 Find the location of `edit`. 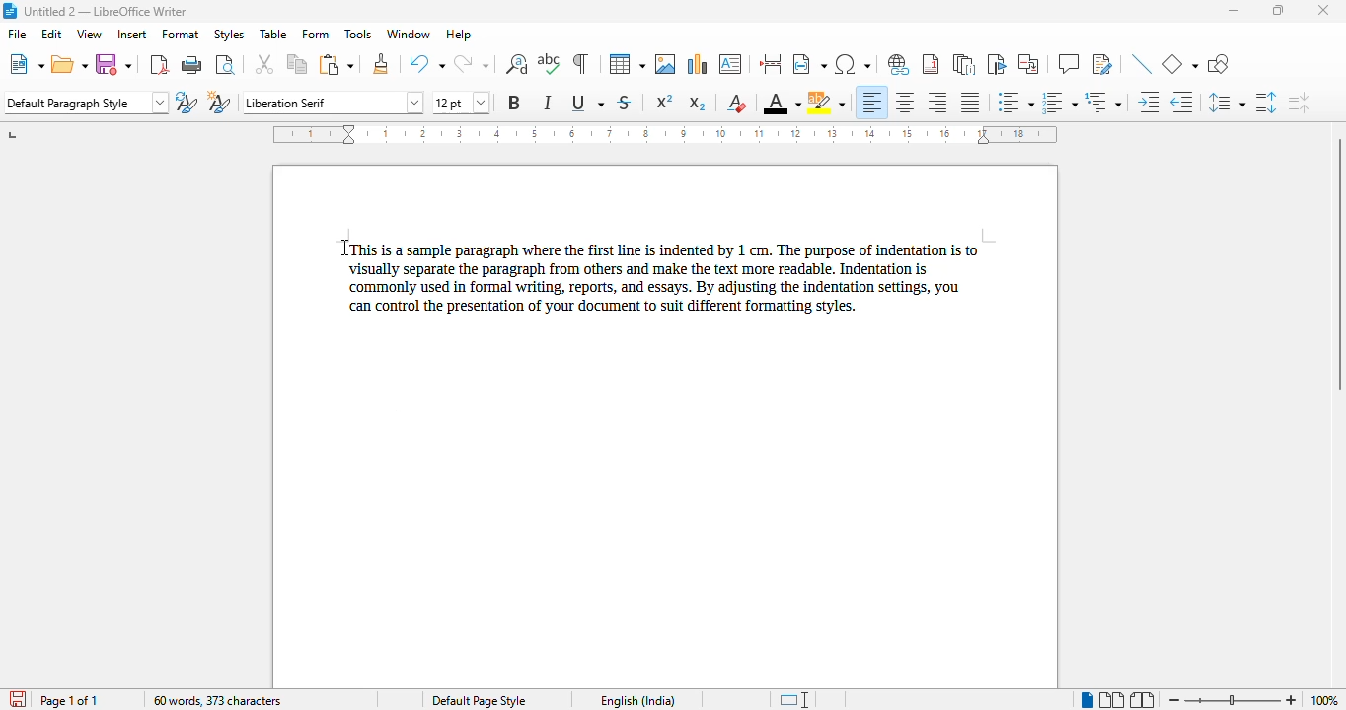

edit is located at coordinates (52, 34).